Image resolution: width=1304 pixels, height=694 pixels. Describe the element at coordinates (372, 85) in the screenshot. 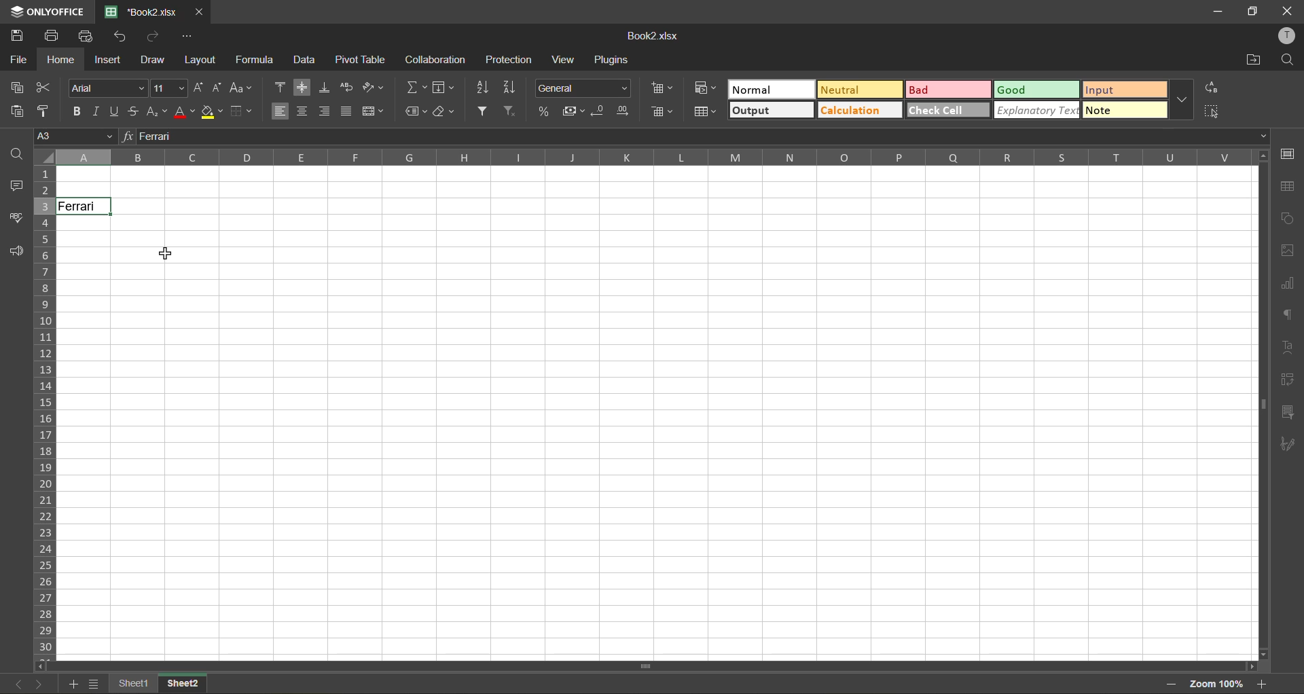

I see `orientation` at that location.